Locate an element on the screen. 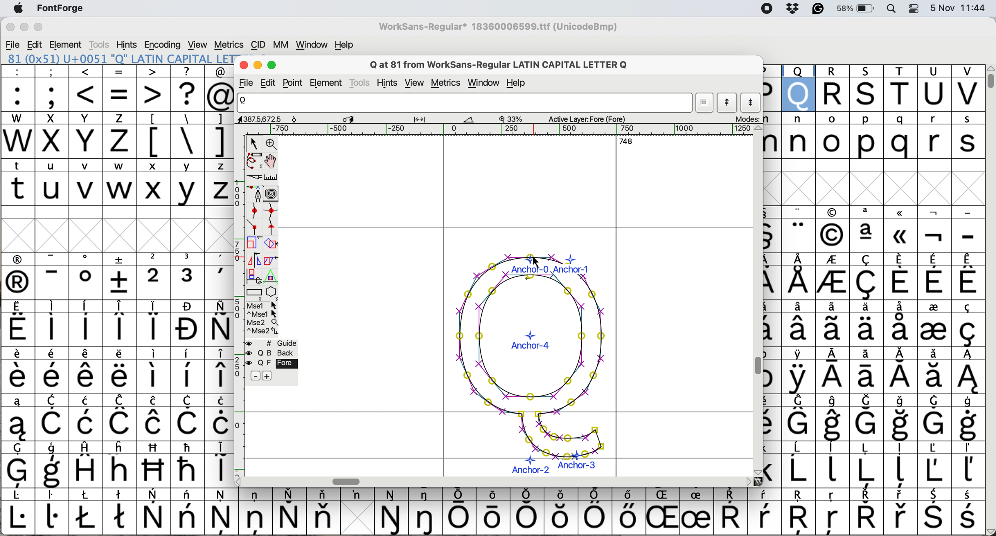 The height and width of the screenshot is (536, 996). minimise is located at coordinates (258, 66).